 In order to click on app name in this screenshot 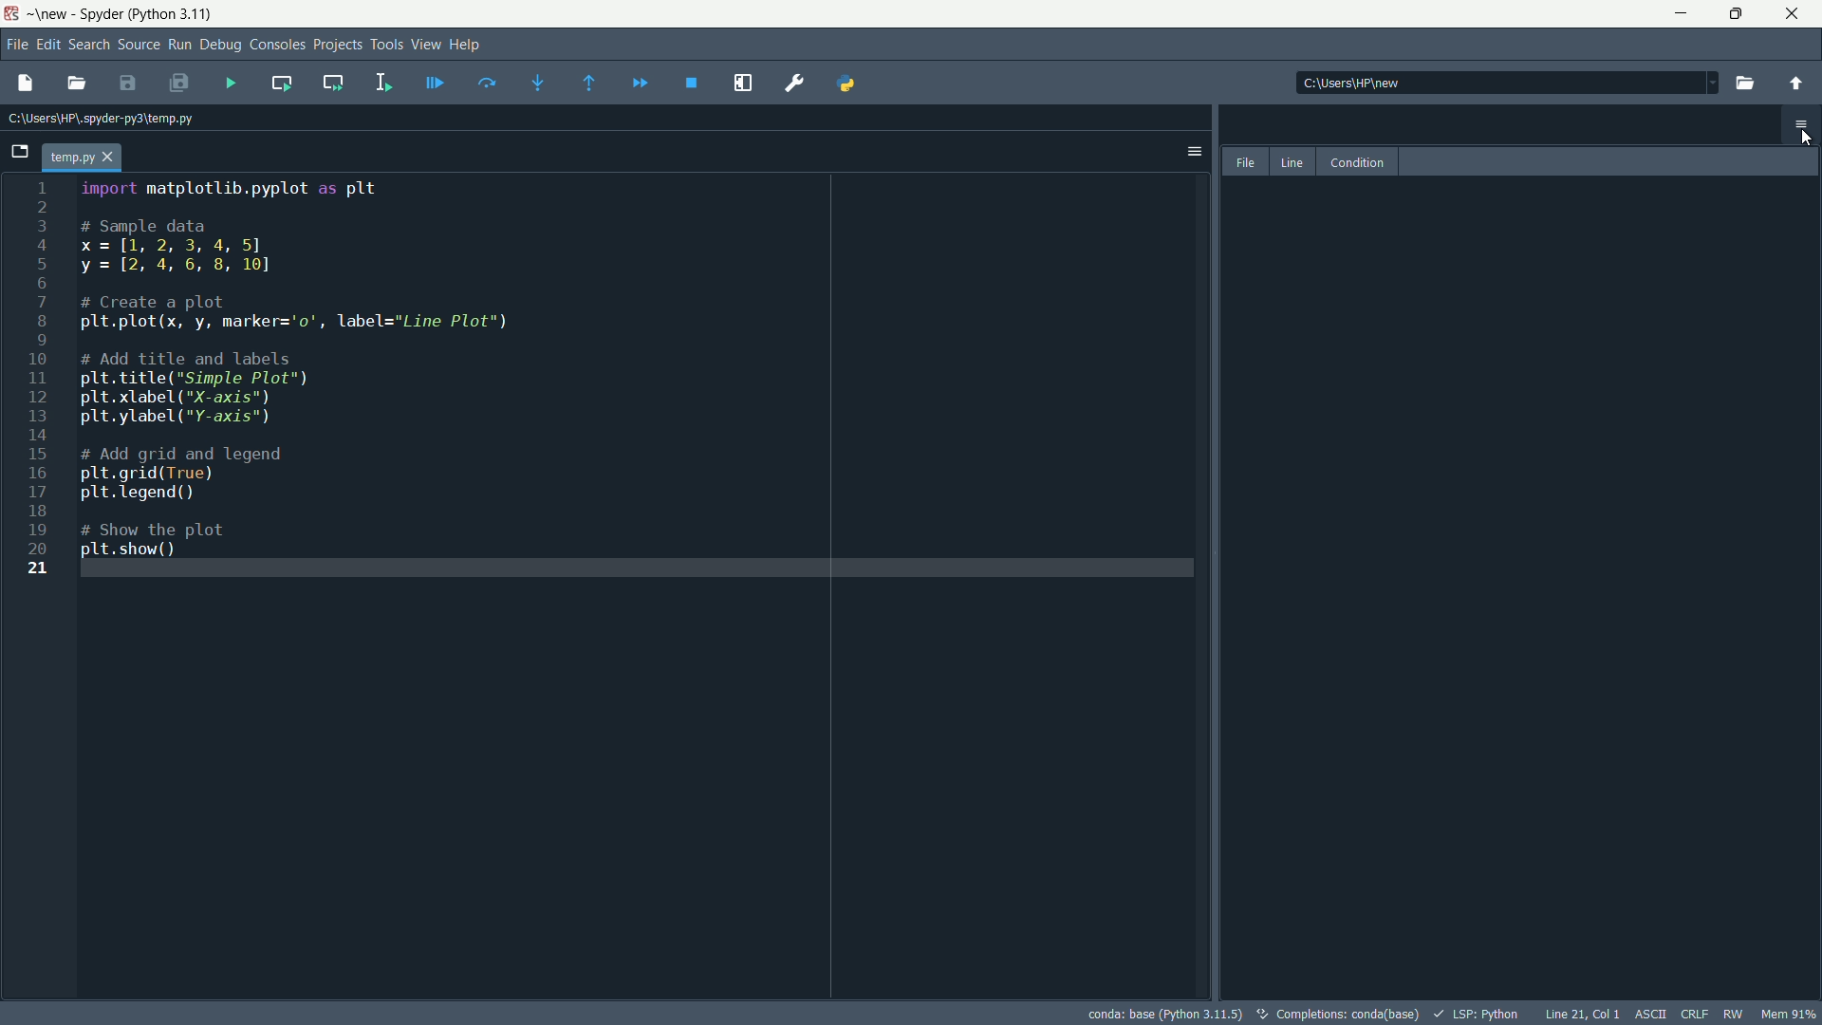, I will do `click(103, 15)`.